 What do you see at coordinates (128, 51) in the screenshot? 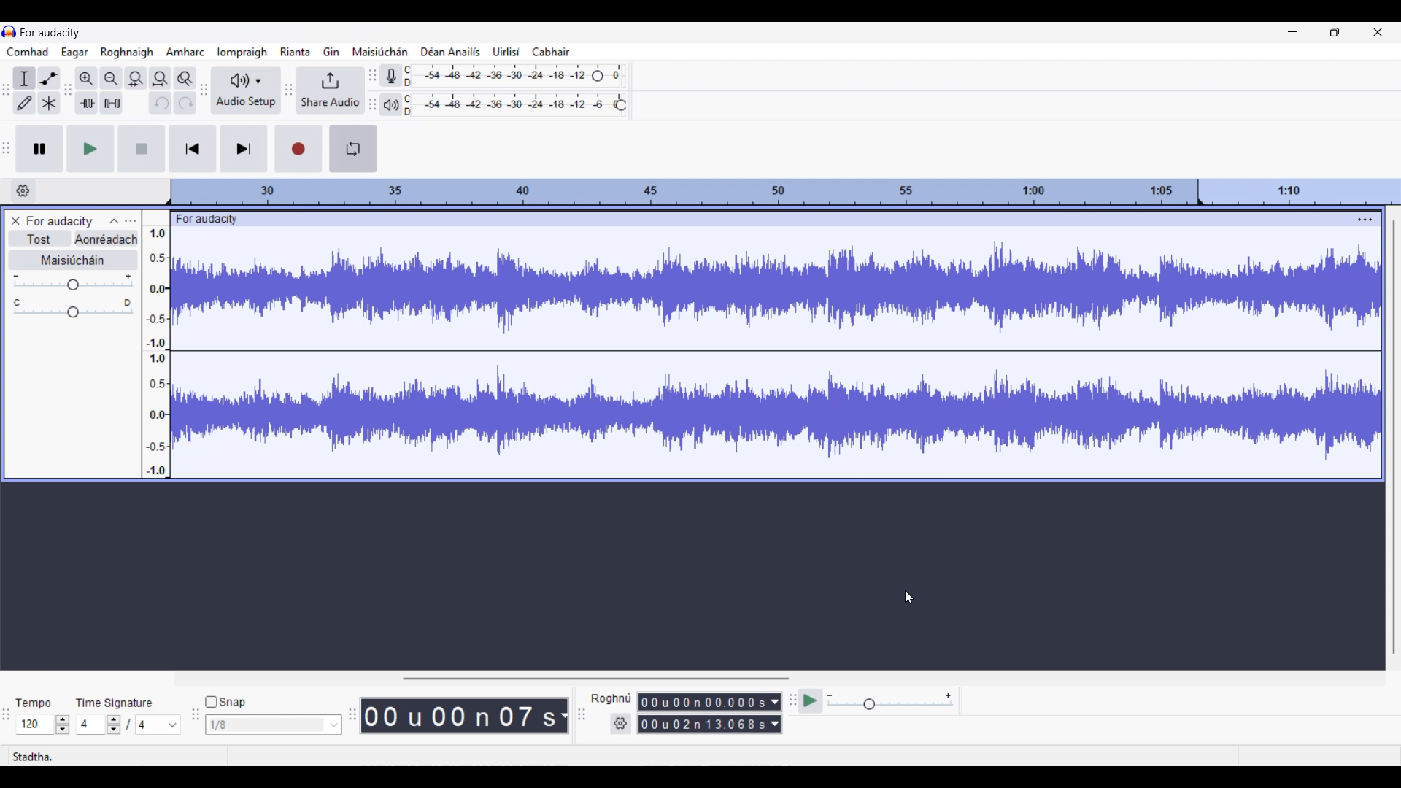
I see `Amharc lor` at bounding box center [128, 51].